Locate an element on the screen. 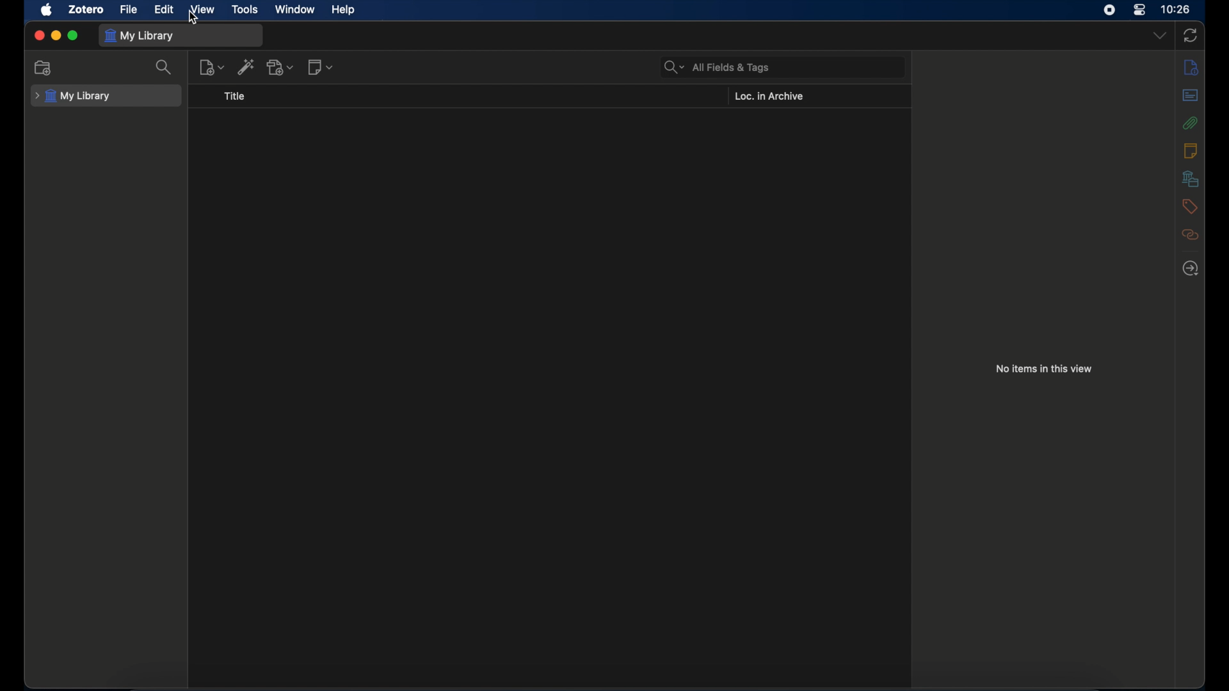 This screenshot has height=691, width=1229. related is located at coordinates (1191, 235).